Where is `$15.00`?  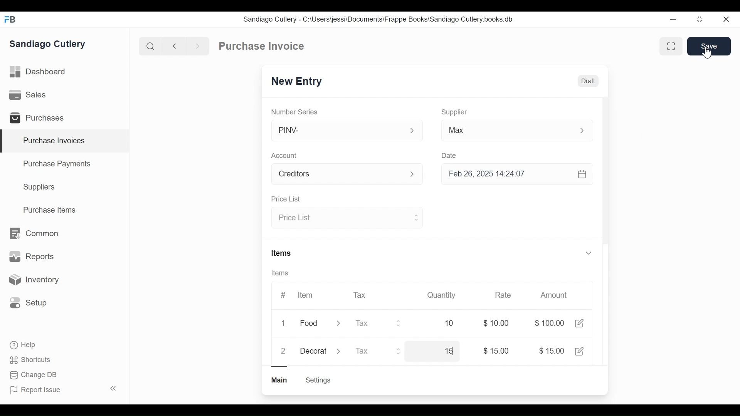 $15.00 is located at coordinates (552, 351).